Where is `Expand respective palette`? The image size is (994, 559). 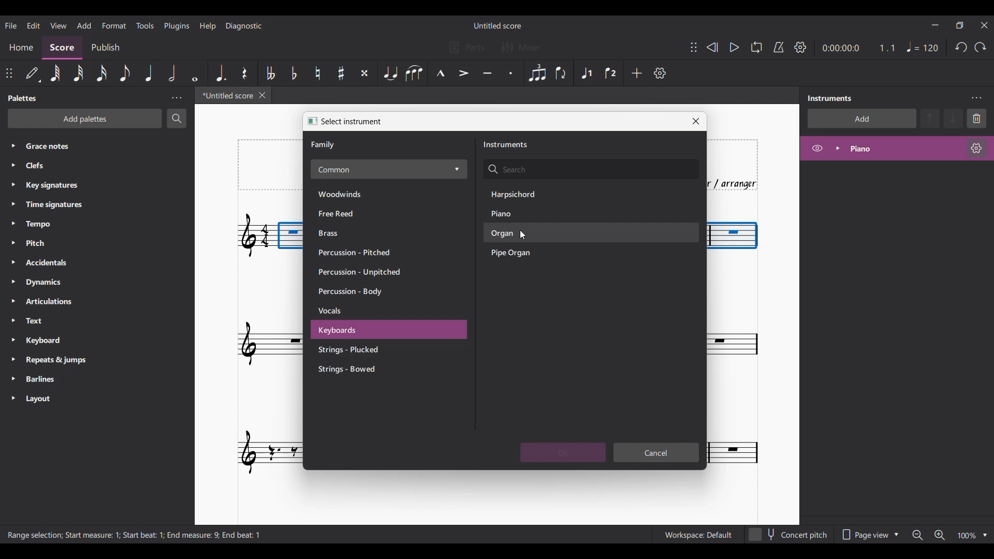 Expand respective palette is located at coordinates (9, 272).